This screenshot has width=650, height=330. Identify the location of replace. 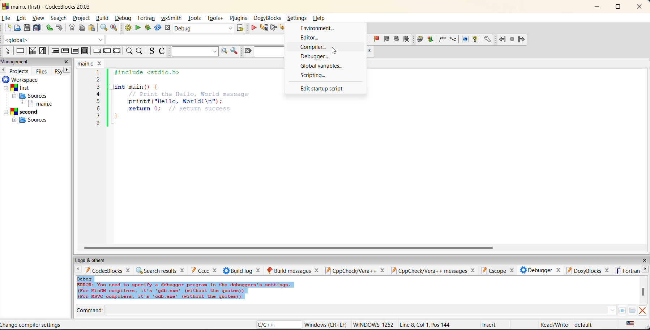
(115, 28).